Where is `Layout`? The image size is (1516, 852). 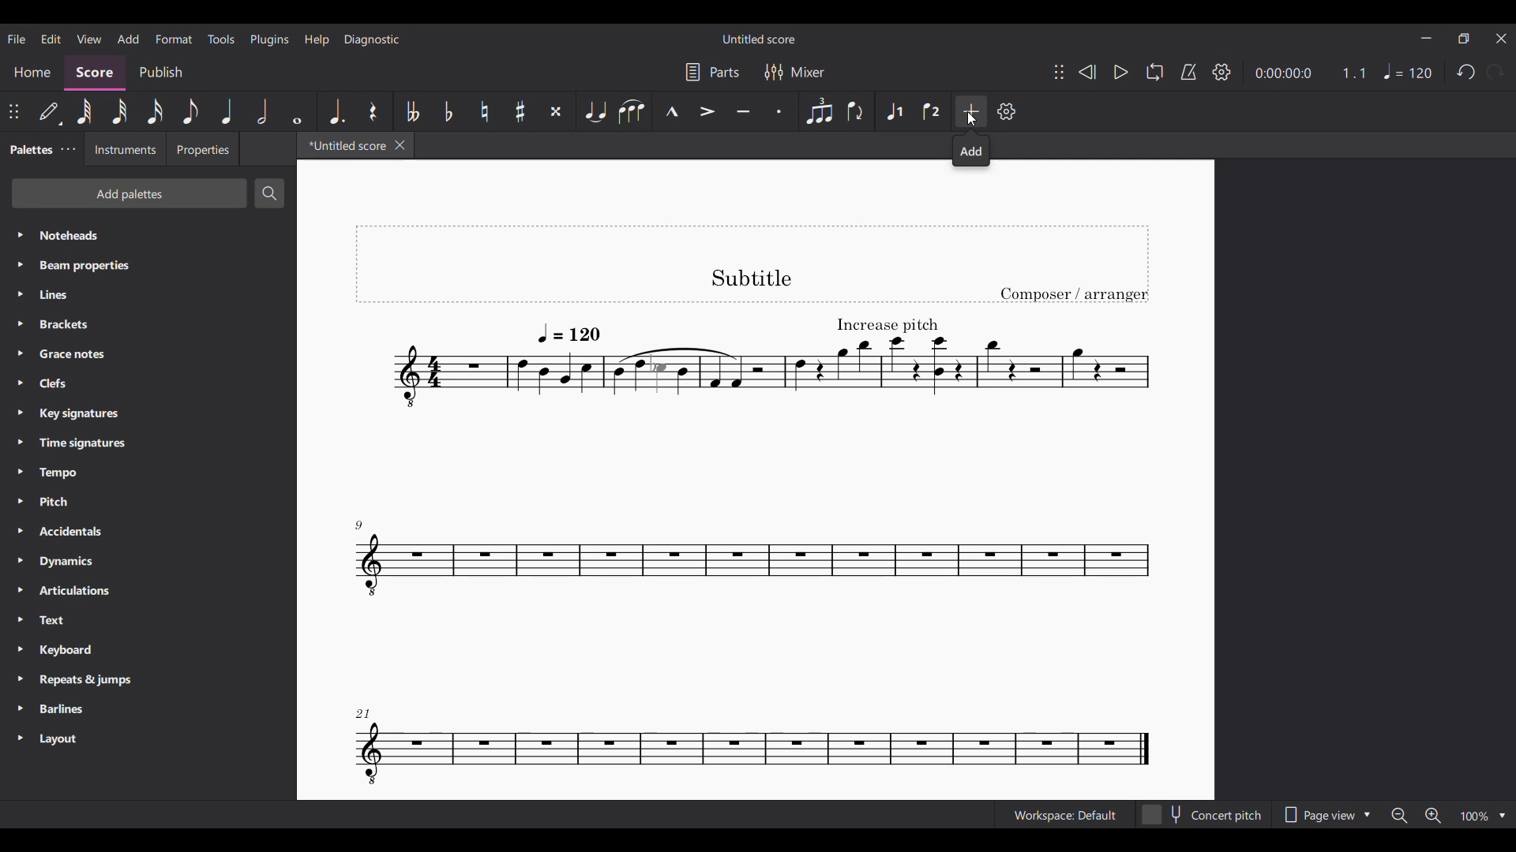
Layout is located at coordinates (148, 739).